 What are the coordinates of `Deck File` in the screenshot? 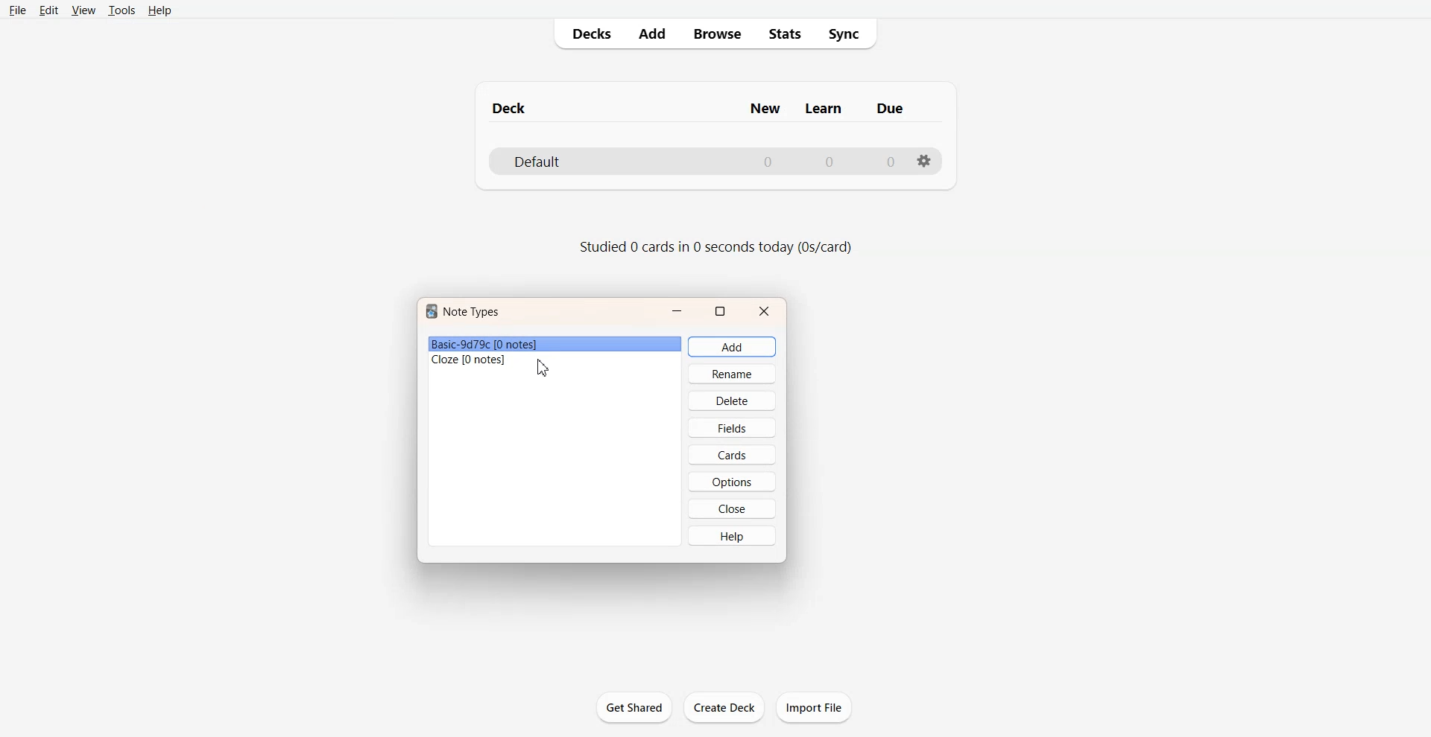 It's located at (714, 160).